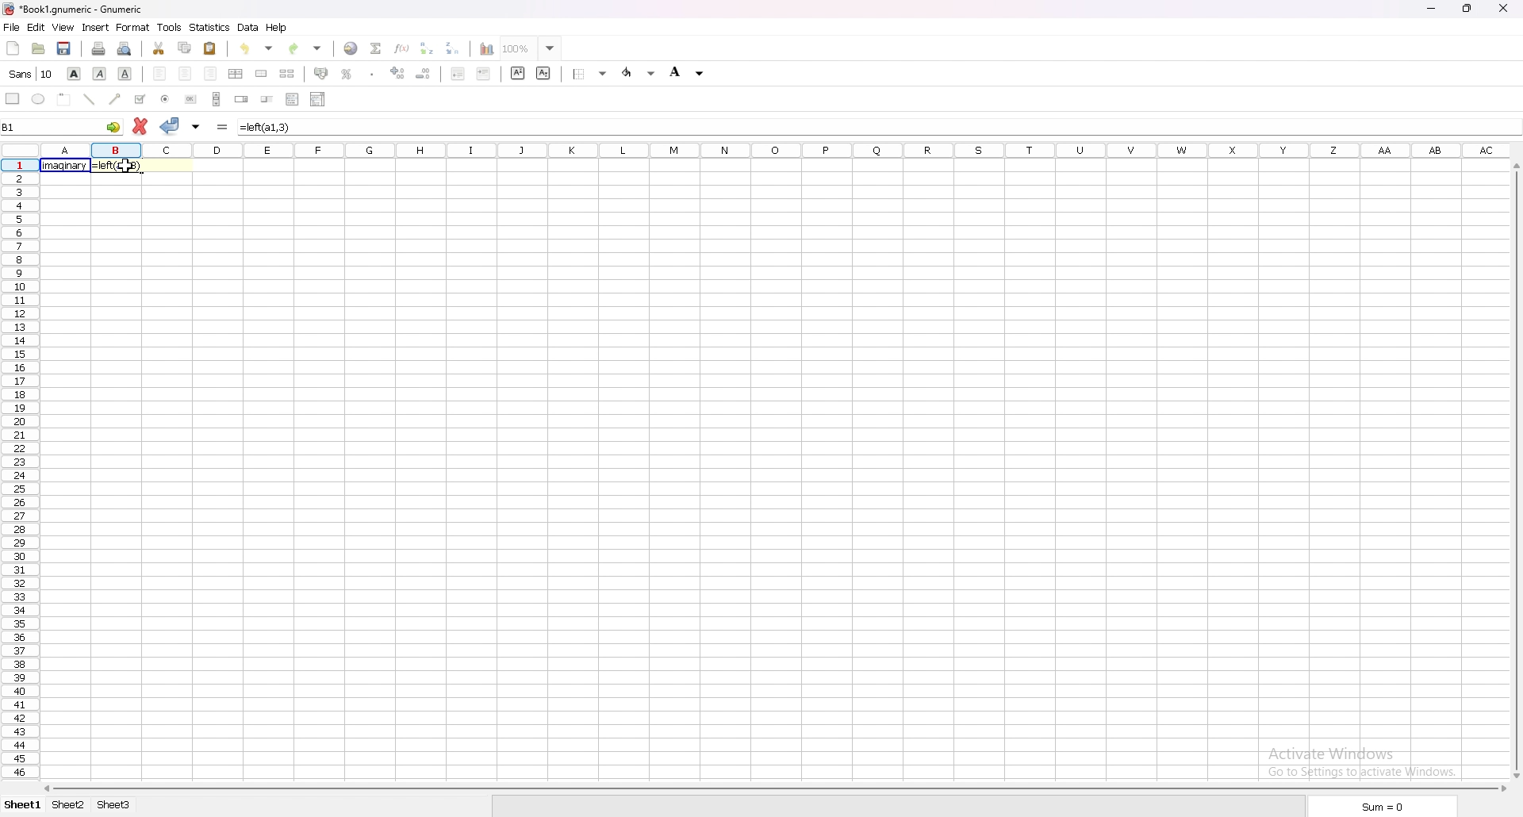 The height and width of the screenshot is (817, 1523). Describe the element at coordinates (1383, 806) in the screenshot. I see `sum` at that location.